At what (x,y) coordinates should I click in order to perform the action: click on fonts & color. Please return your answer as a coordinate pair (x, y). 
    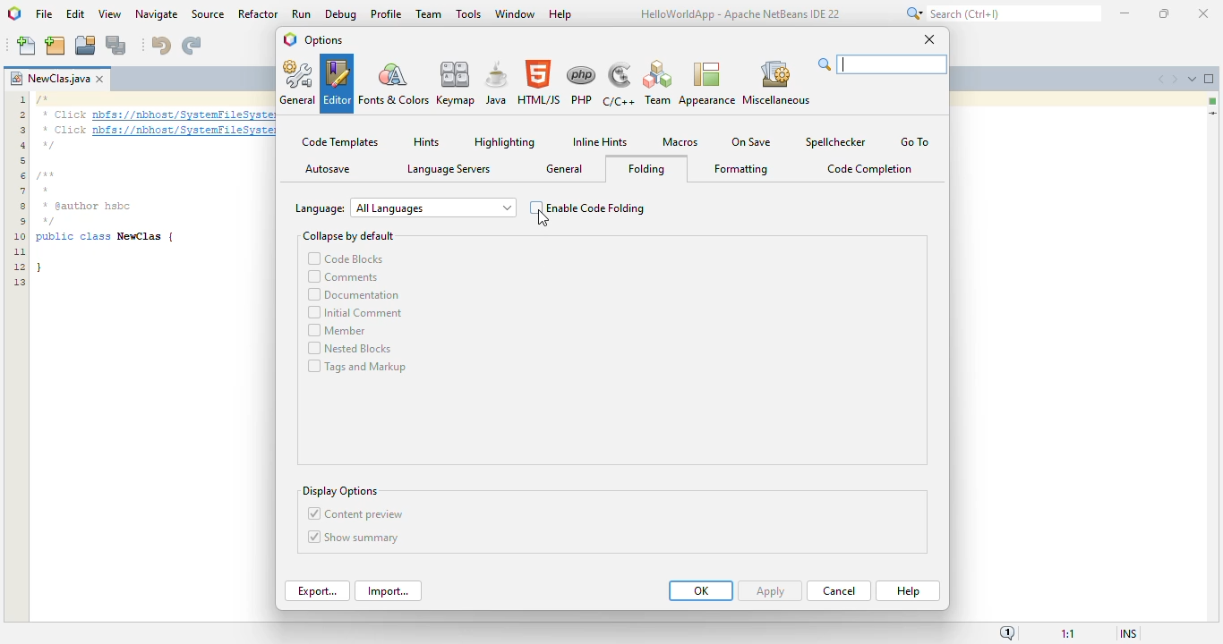
    Looking at the image, I should click on (394, 81).